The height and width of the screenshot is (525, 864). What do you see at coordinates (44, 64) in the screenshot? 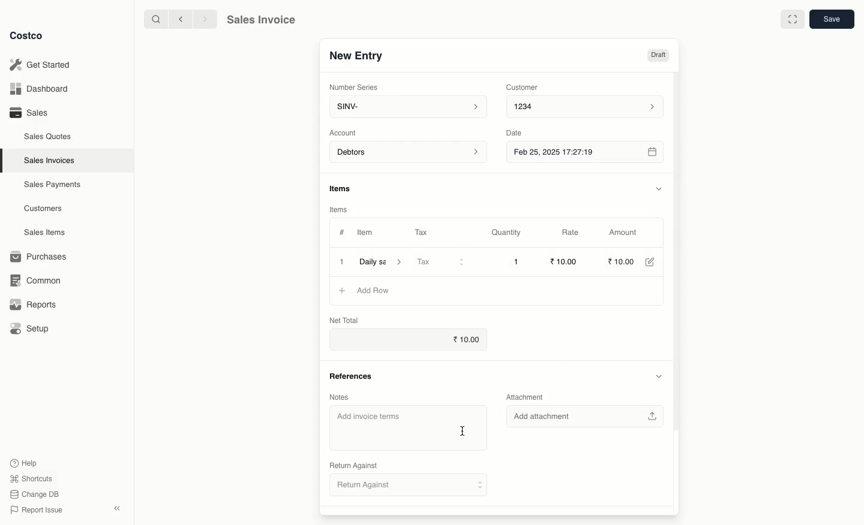
I see `Get Started` at bounding box center [44, 64].